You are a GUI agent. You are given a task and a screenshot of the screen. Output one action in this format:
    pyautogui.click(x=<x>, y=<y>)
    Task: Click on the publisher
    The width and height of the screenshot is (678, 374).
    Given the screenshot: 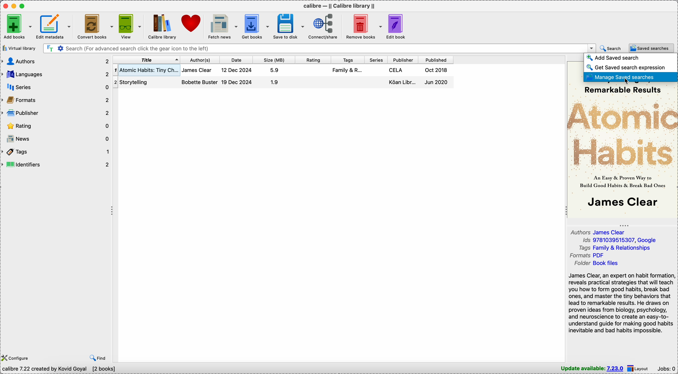 What is the action you would take?
    pyautogui.click(x=55, y=114)
    